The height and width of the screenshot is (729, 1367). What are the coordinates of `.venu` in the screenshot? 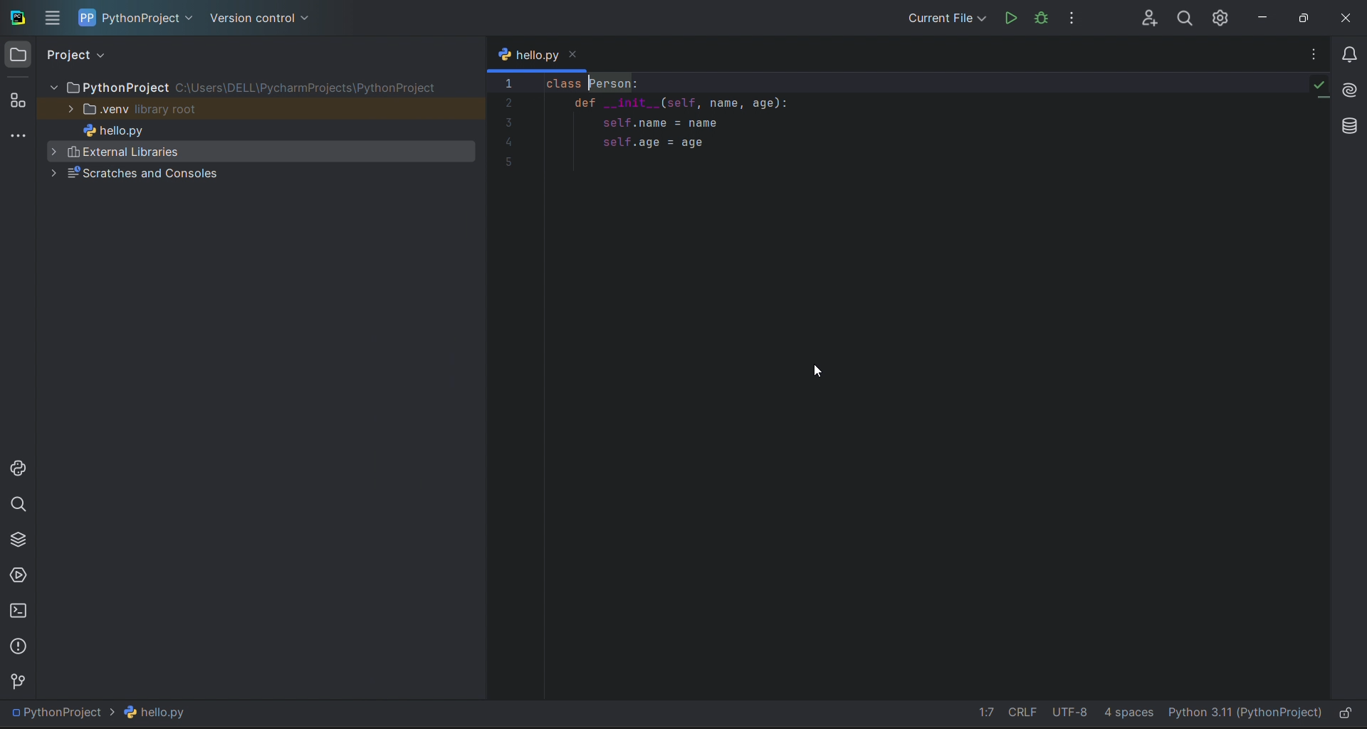 It's located at (259, 109).